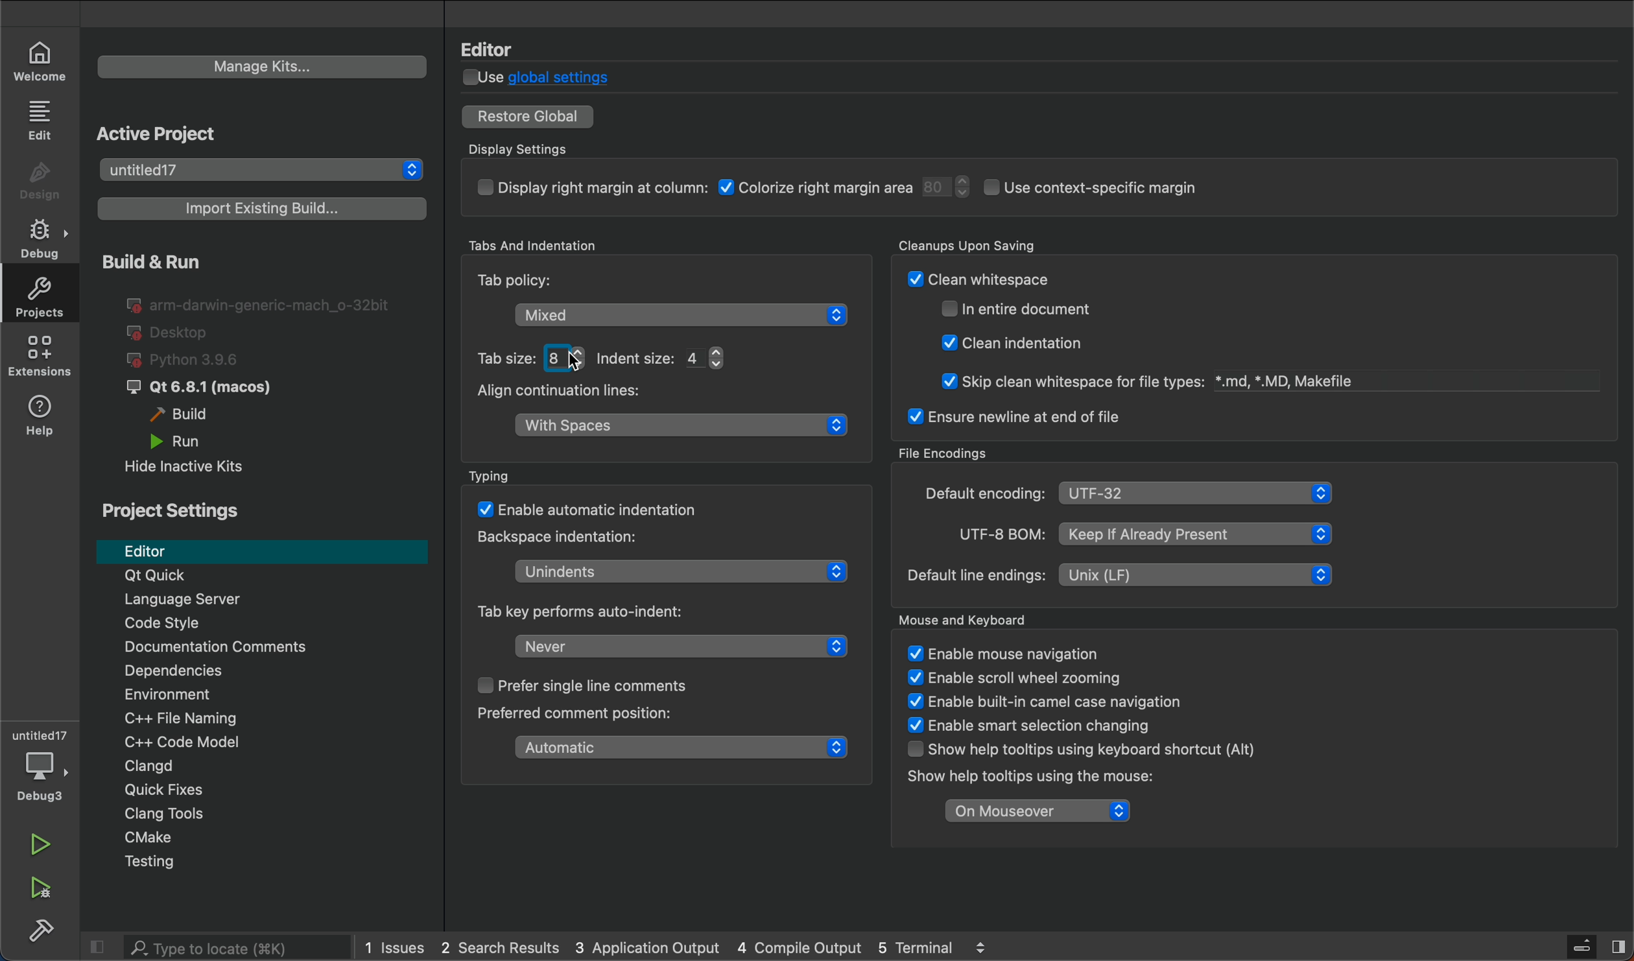 This screenshot has width=1634, height=961. I want to click on Dependencies , so click(280, 673).